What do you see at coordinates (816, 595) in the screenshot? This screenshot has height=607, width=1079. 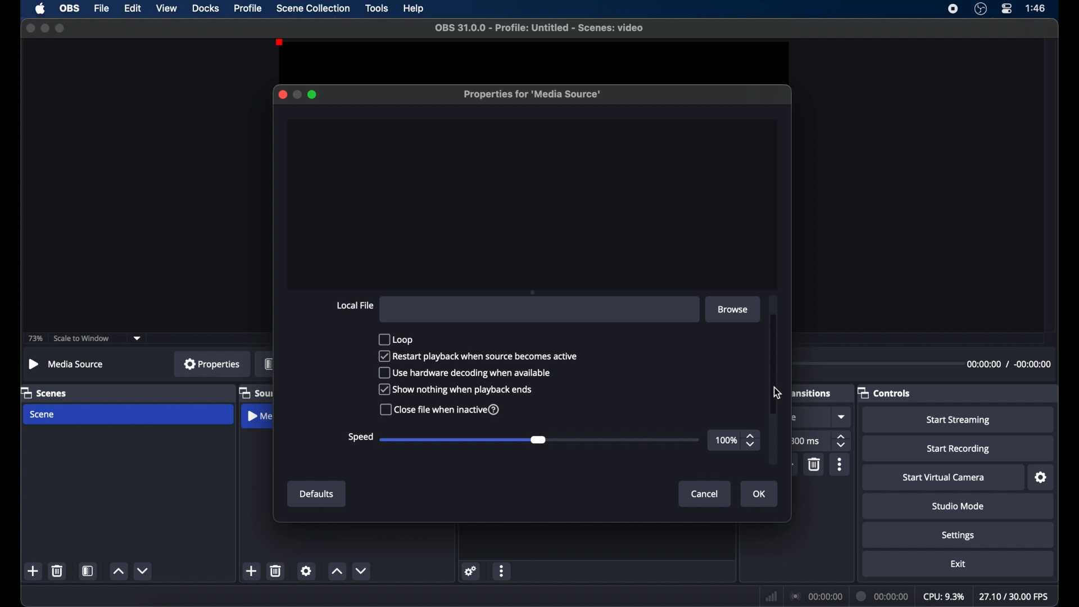 I see `connection` at bounding box center [816, 595].